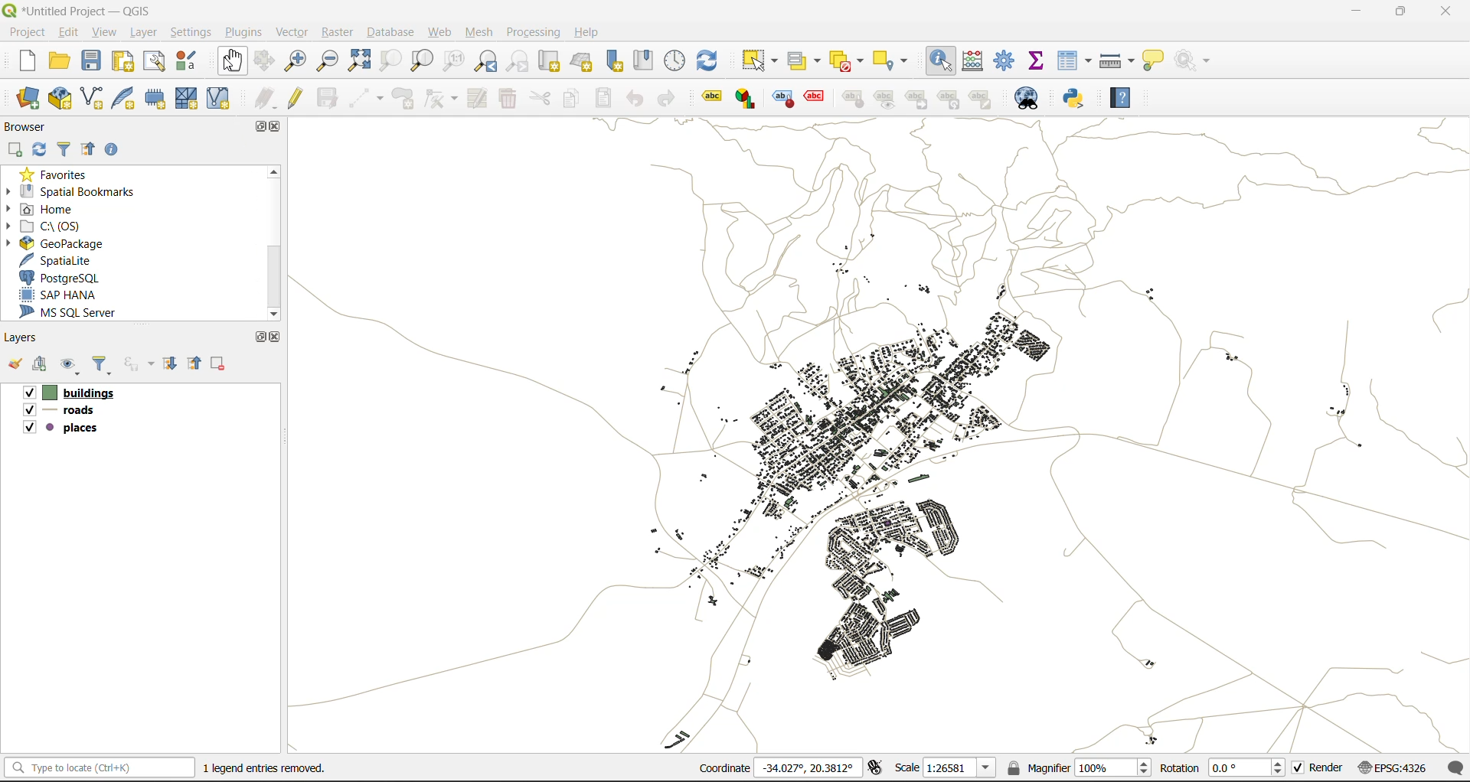 This screenshot has width=1470, height=782. I want to click on geopackage, so click(77, 243).